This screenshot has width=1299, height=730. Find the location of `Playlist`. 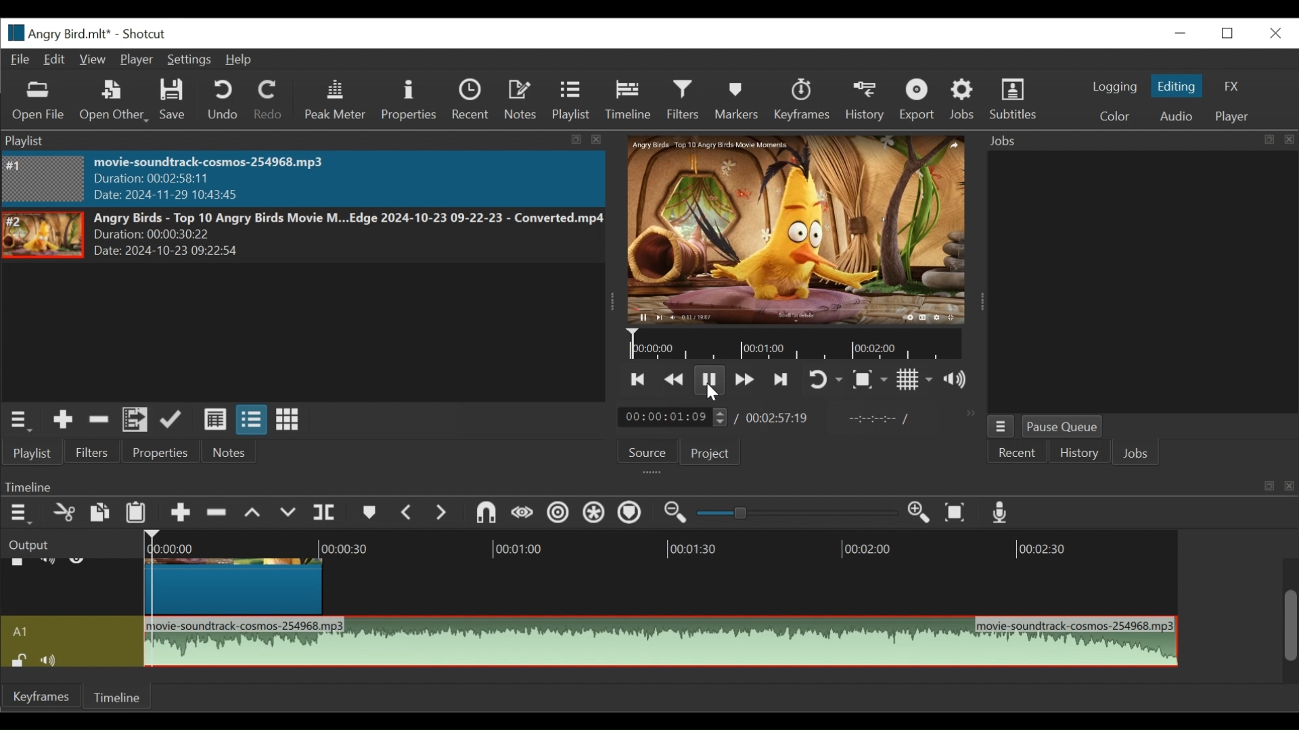

Playlist is located at coordinates (571, 101).